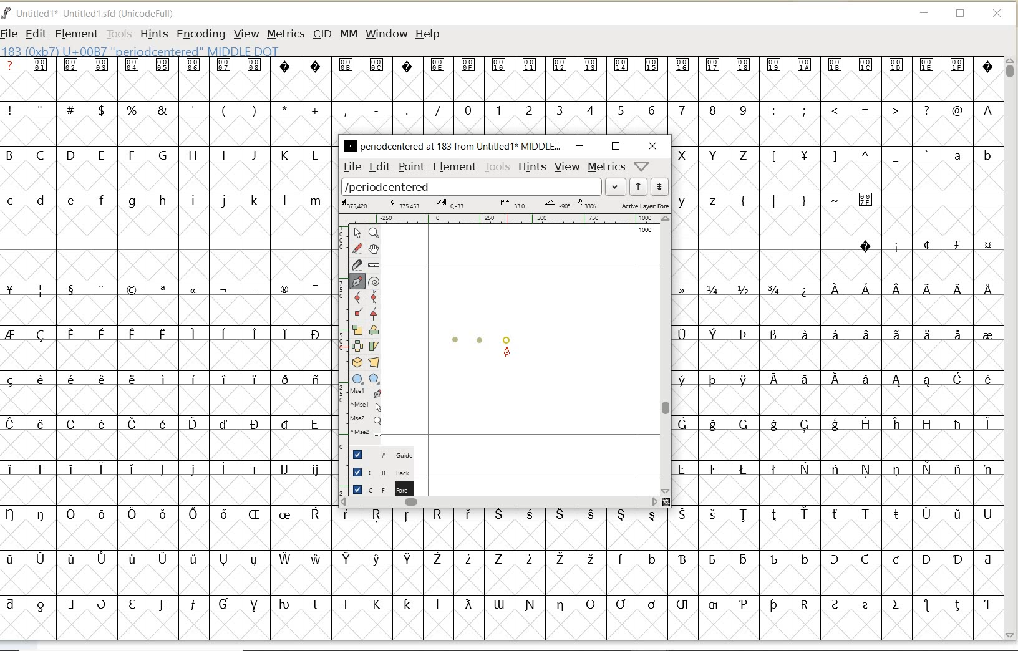 The width and height of the screenshot is (1018, 651). What do you see at coordinates (500, 502) in the screenshot?
I see `scrollbar` at bounding box center [500, 502].